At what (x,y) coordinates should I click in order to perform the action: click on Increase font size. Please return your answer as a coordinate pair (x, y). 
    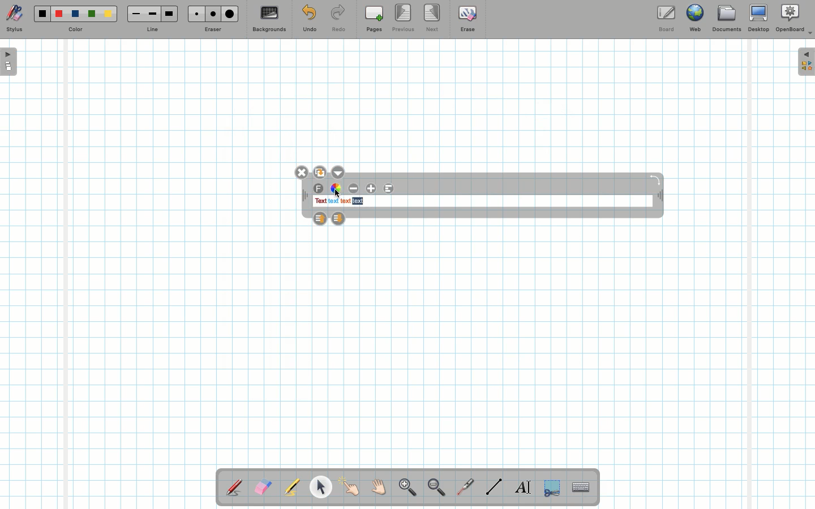
    Looking at the image, I should click on (372, 188).